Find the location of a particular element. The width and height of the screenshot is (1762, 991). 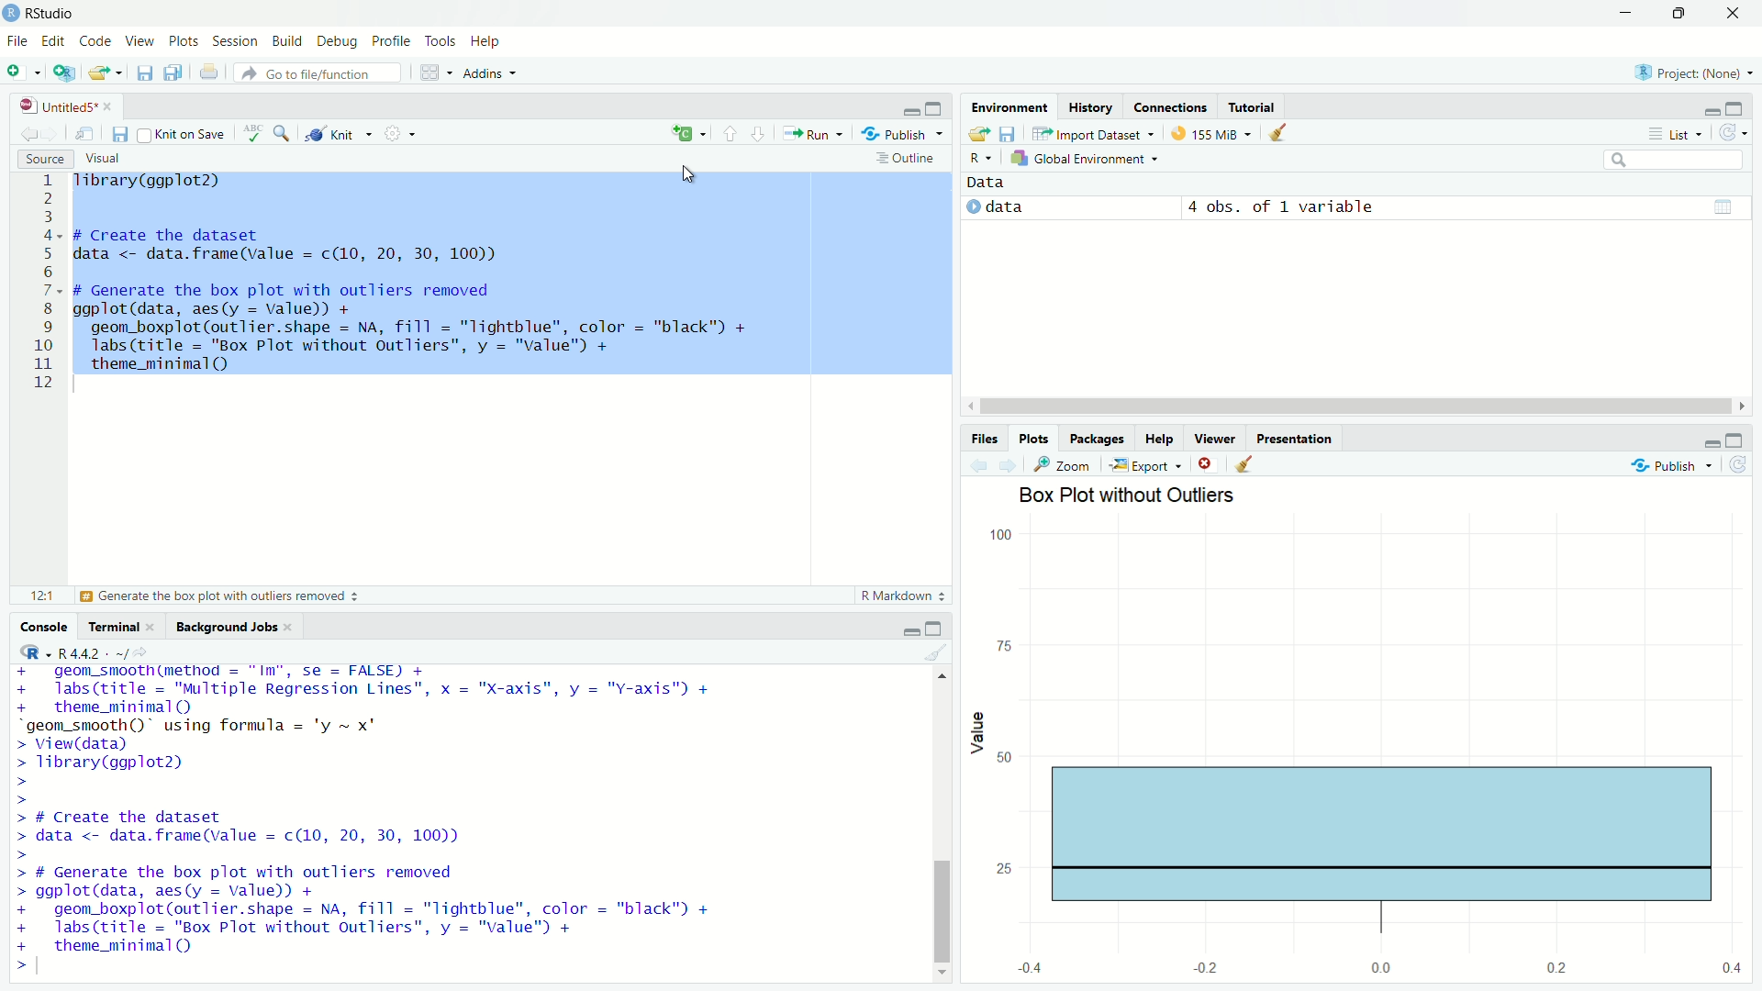

copy is located at coordinates (174, 73).